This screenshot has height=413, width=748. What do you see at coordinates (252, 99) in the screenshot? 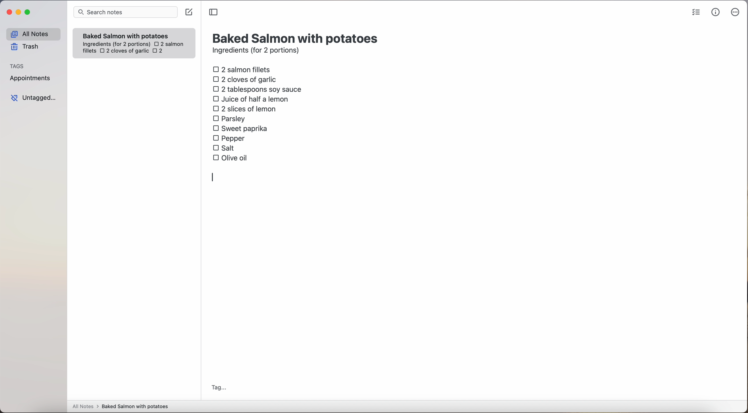
I see `juice of half a lemon` at bounding box center [252, 99].